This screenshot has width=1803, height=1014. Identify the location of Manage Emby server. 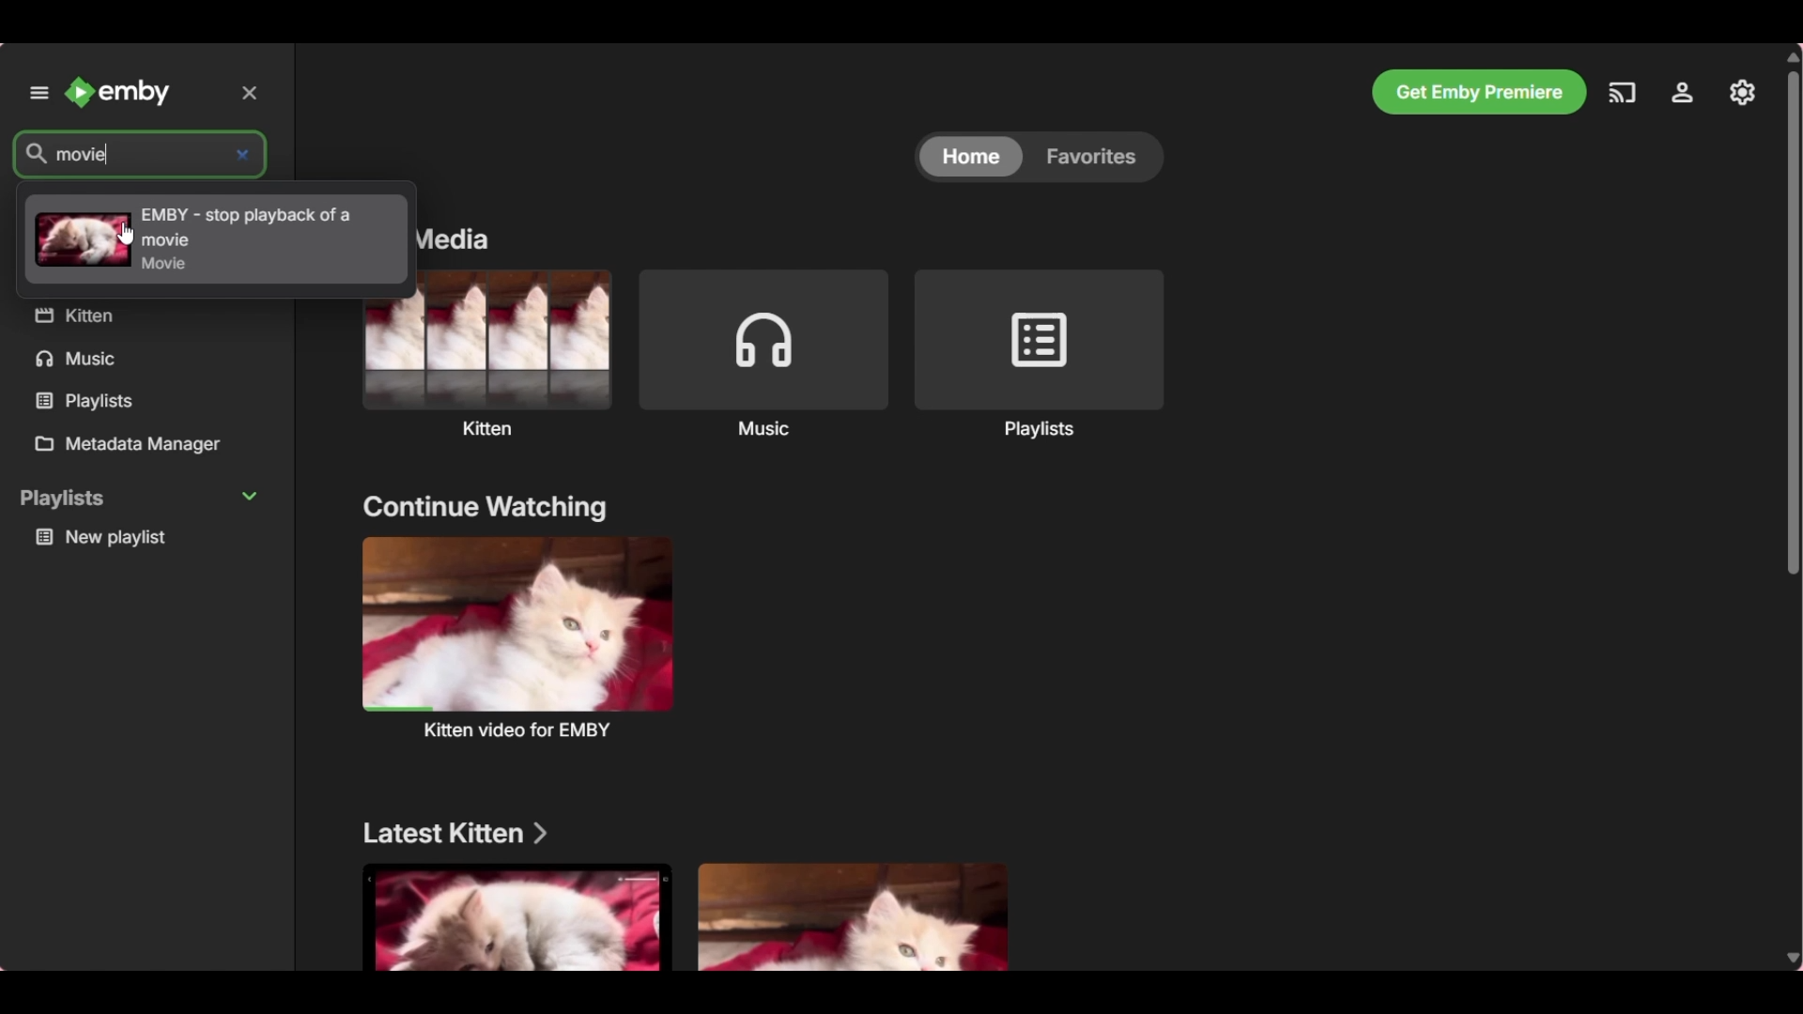
(1683, 93).